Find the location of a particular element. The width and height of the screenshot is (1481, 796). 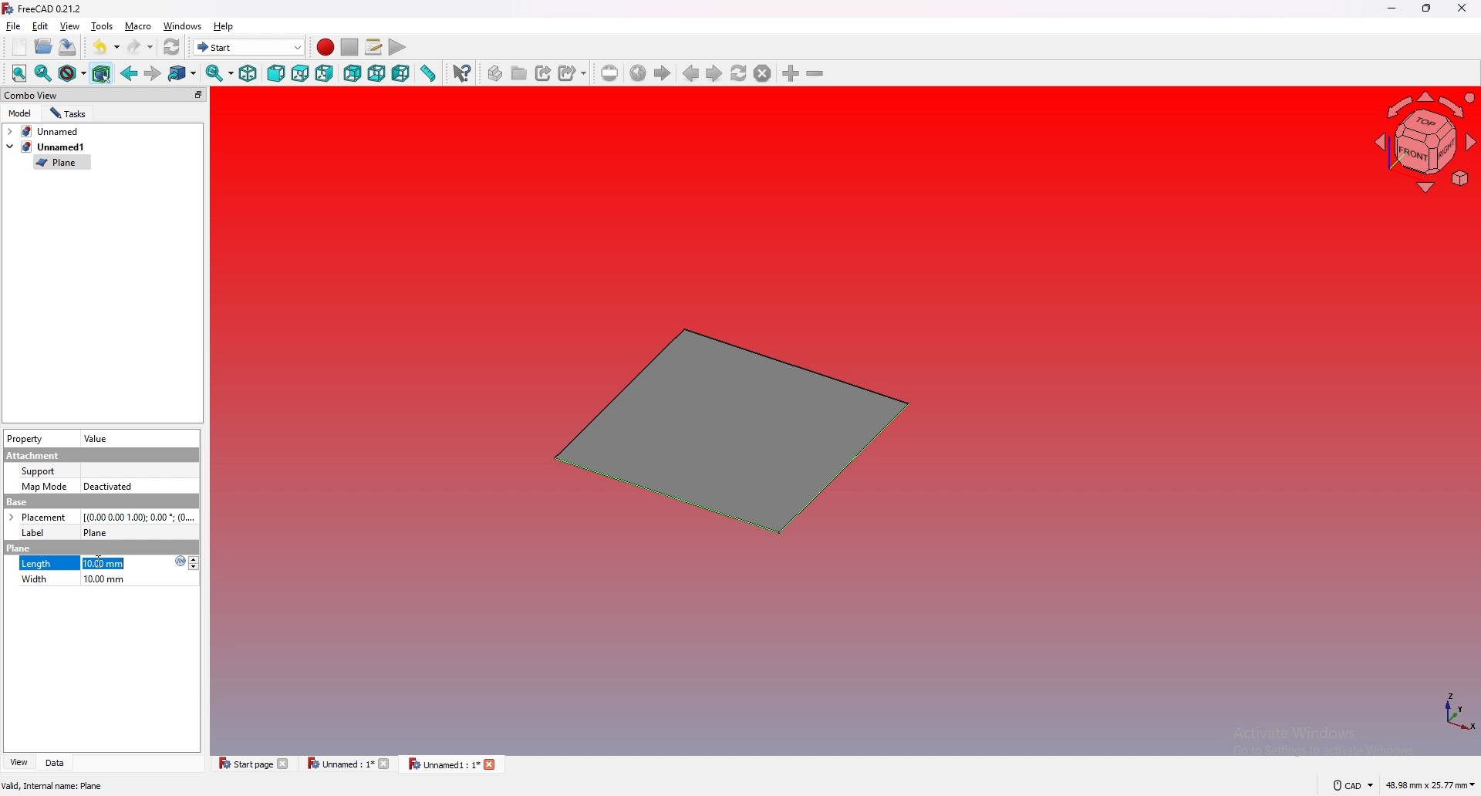

Unnamed : 1* is located at coordinates (349, 764).